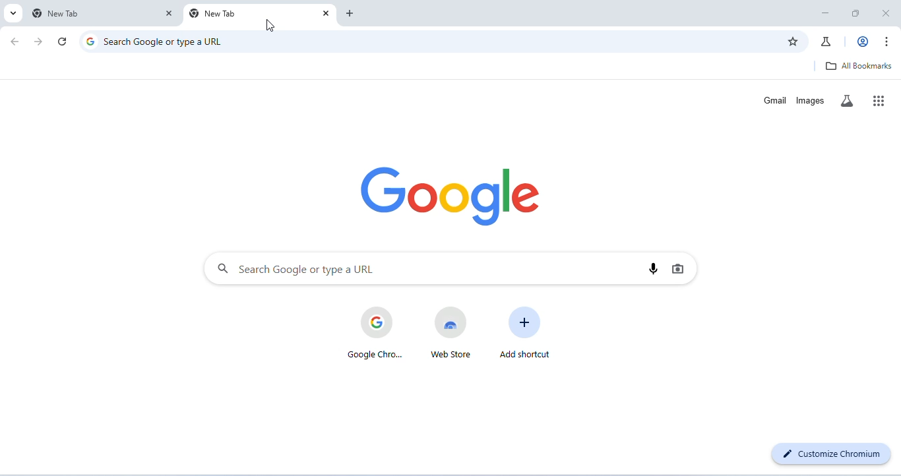 Image resolution: width=901 pixels, height=476 pixels. Describe the element at coordinates (13, 13) in the screenshot. I see `search tabs` at that location.